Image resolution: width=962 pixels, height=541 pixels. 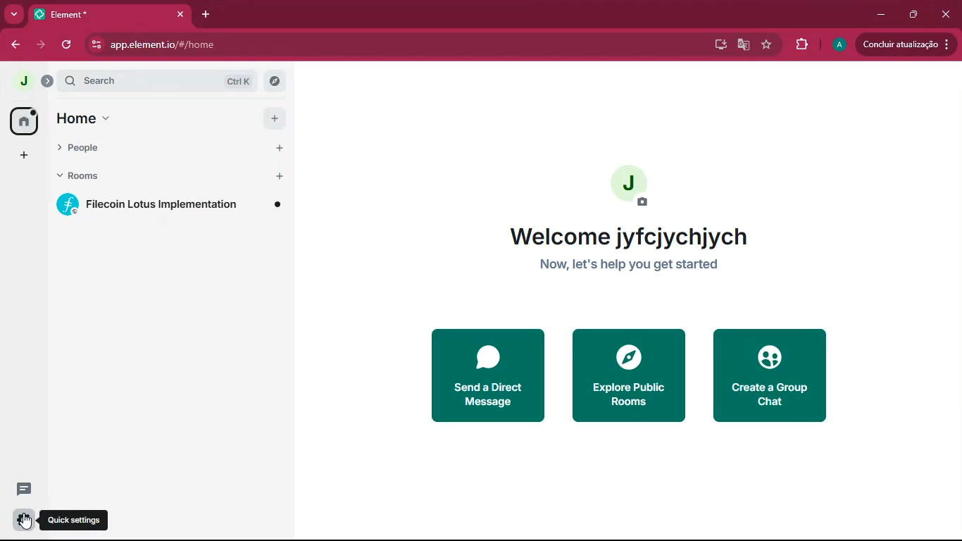 I want to click on element, so click(x=112, y=13).